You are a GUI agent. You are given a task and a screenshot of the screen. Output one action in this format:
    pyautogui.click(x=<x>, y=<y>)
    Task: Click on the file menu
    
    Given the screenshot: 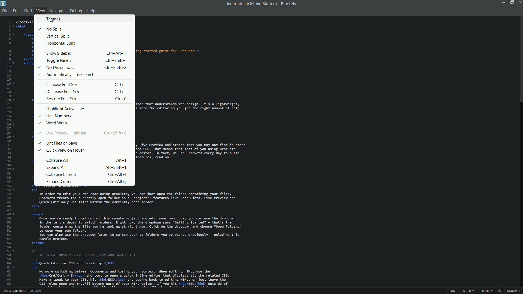 What is the action you would take?
    pyautogui.click(x=5, y=11)
    